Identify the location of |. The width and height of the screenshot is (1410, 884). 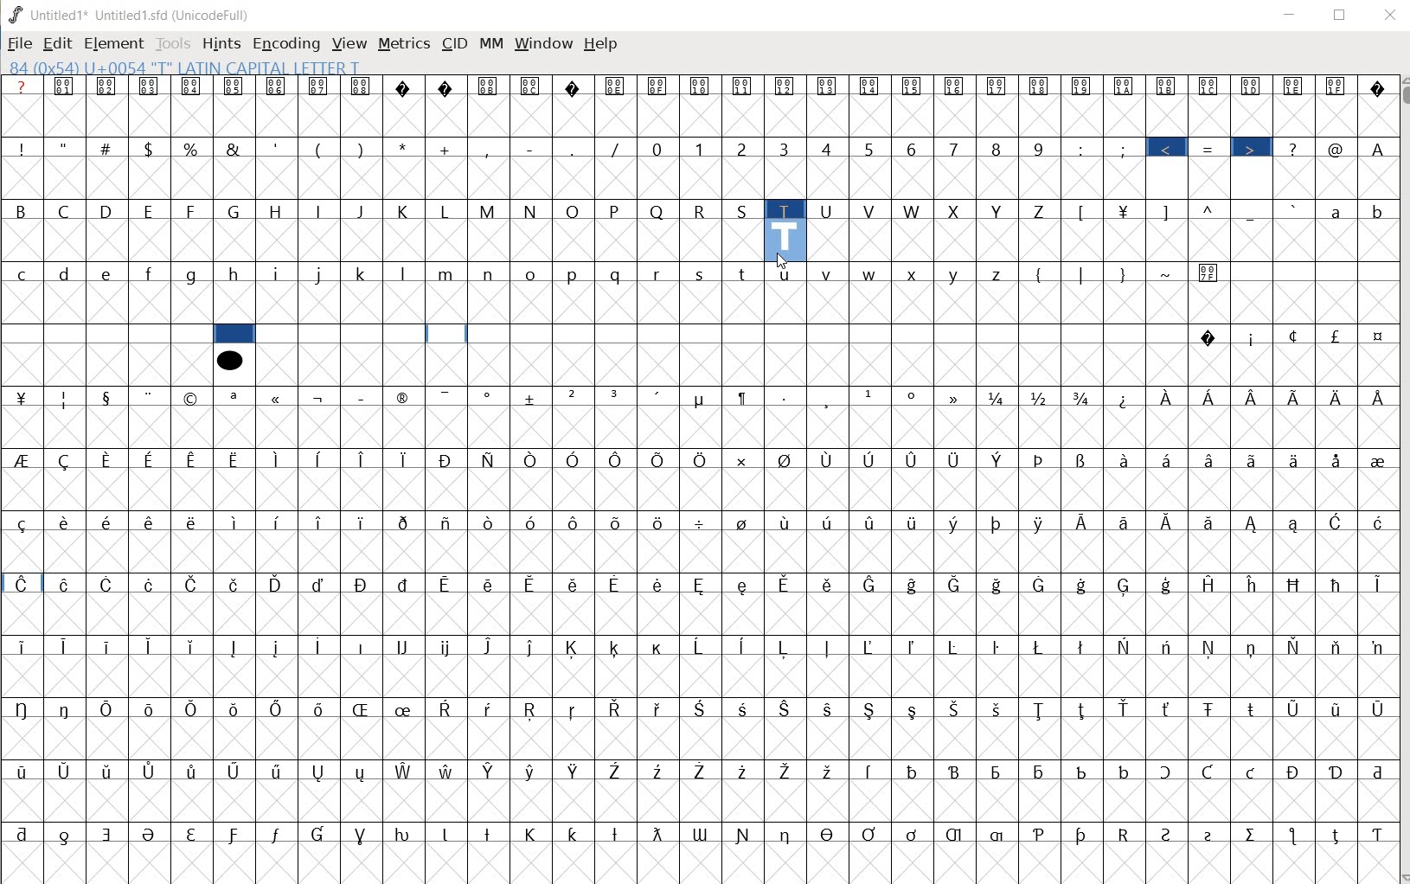
(1083, 274).